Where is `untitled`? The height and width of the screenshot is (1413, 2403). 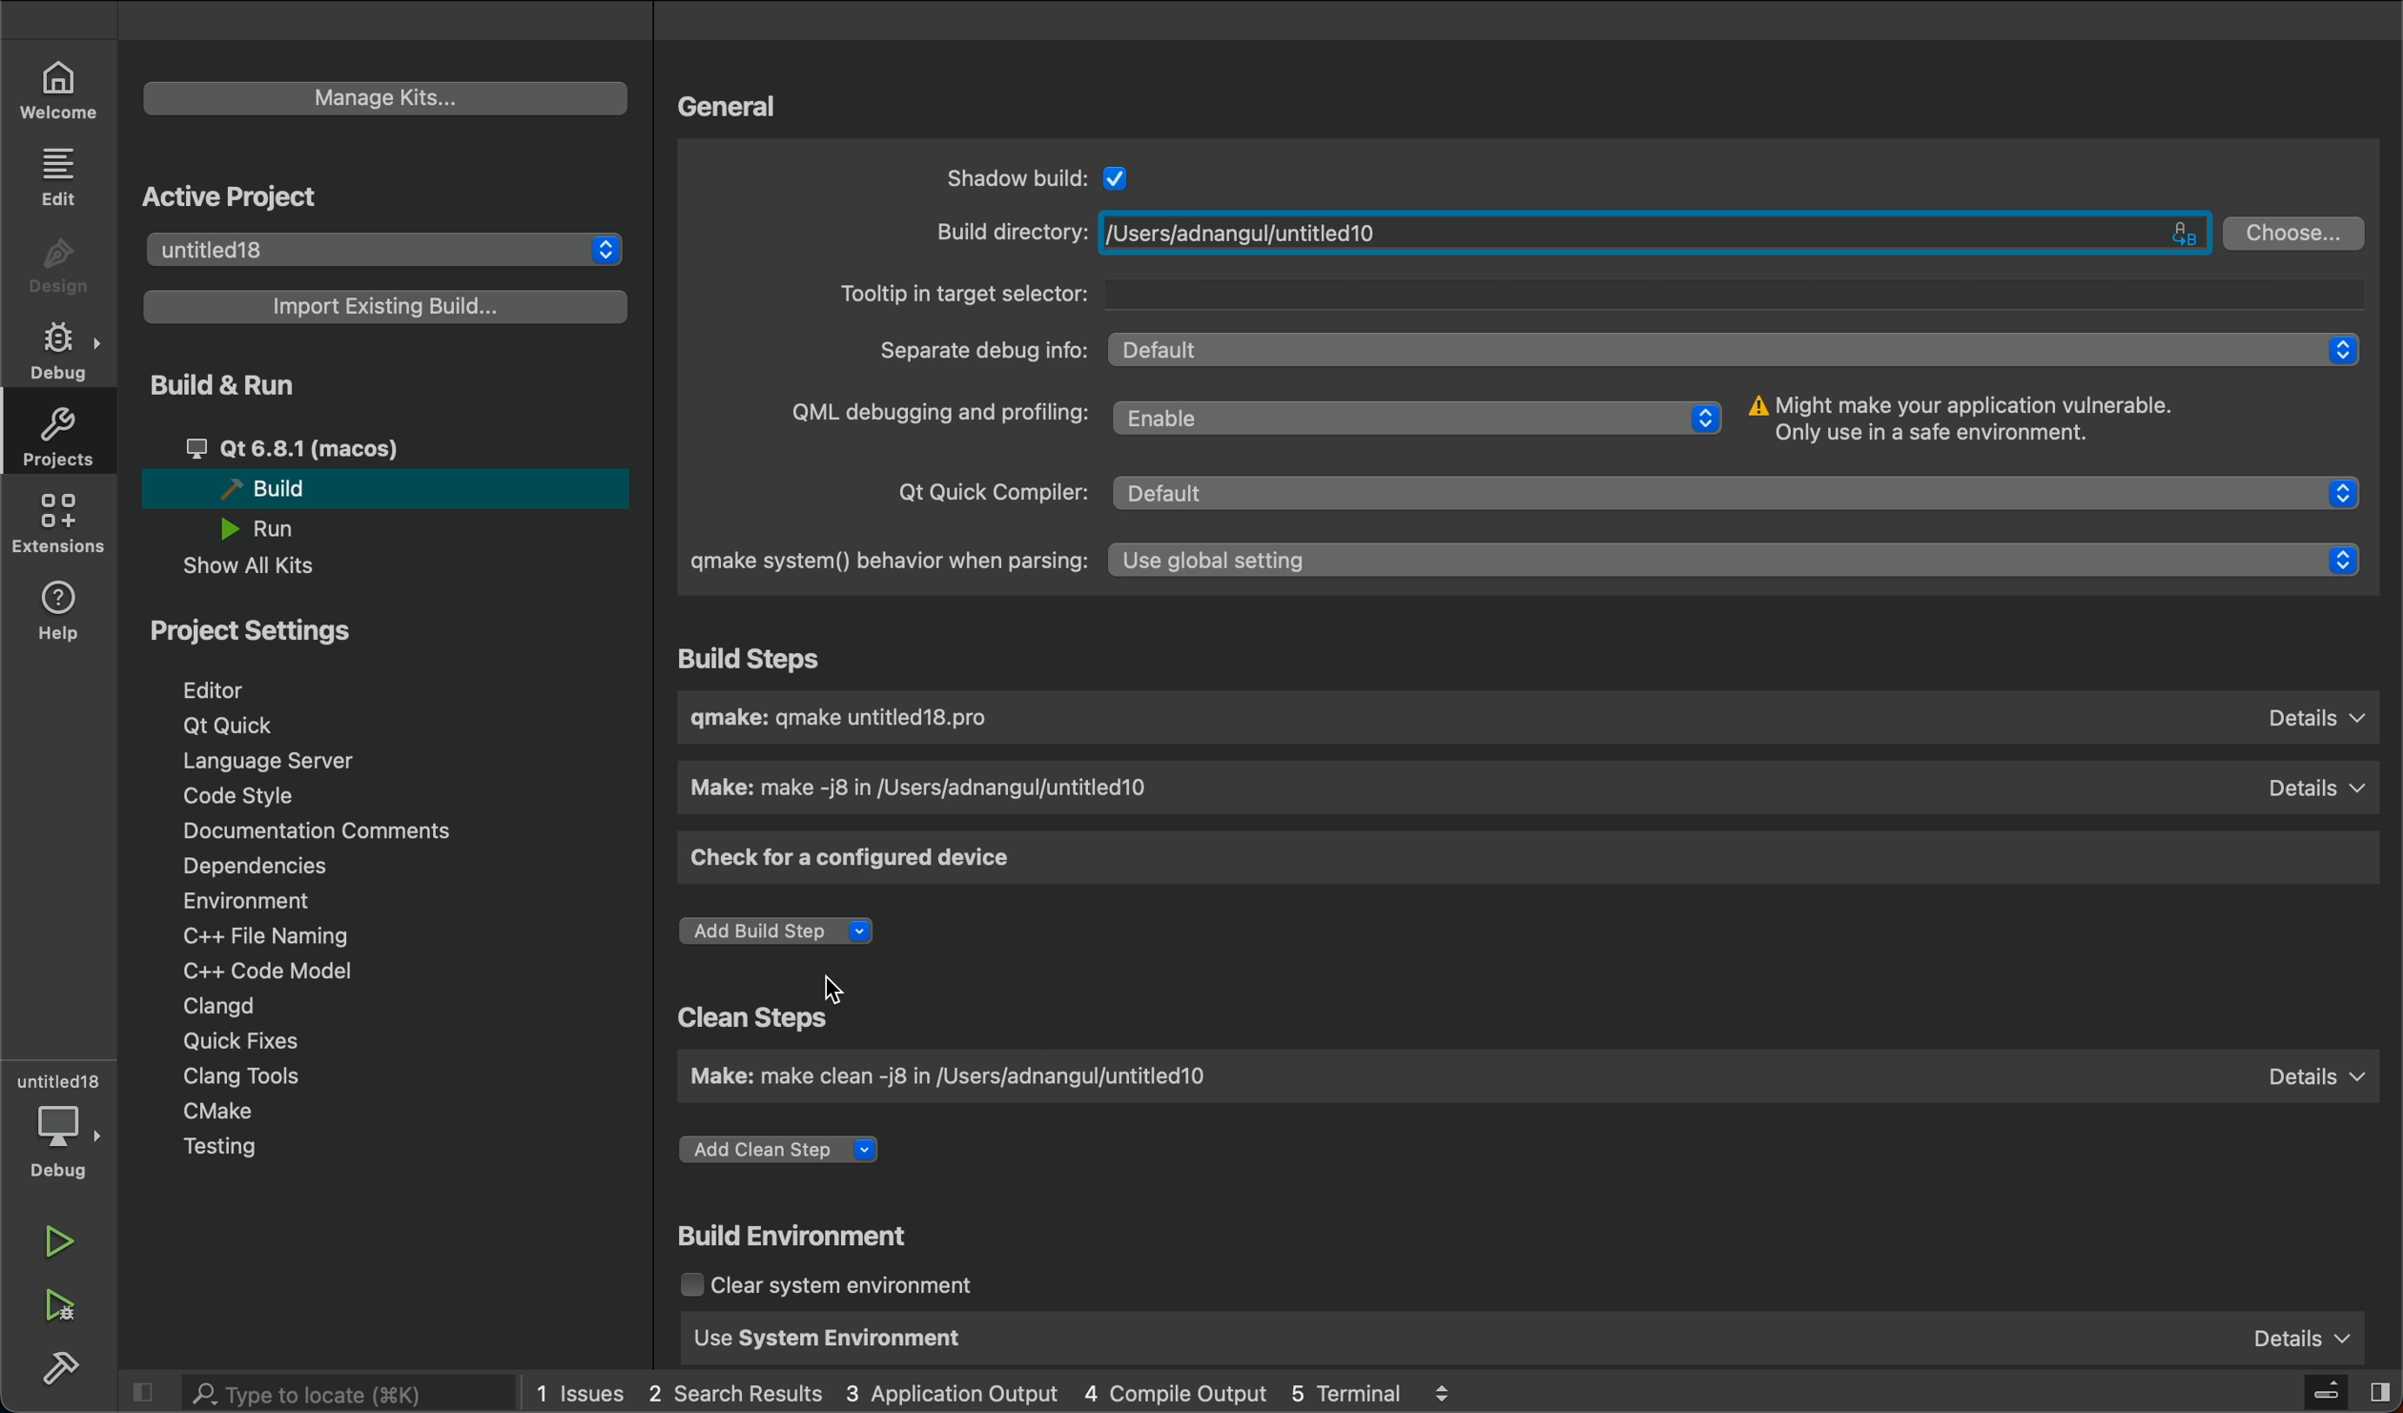
untitled is located at coordinates (53, 1078).